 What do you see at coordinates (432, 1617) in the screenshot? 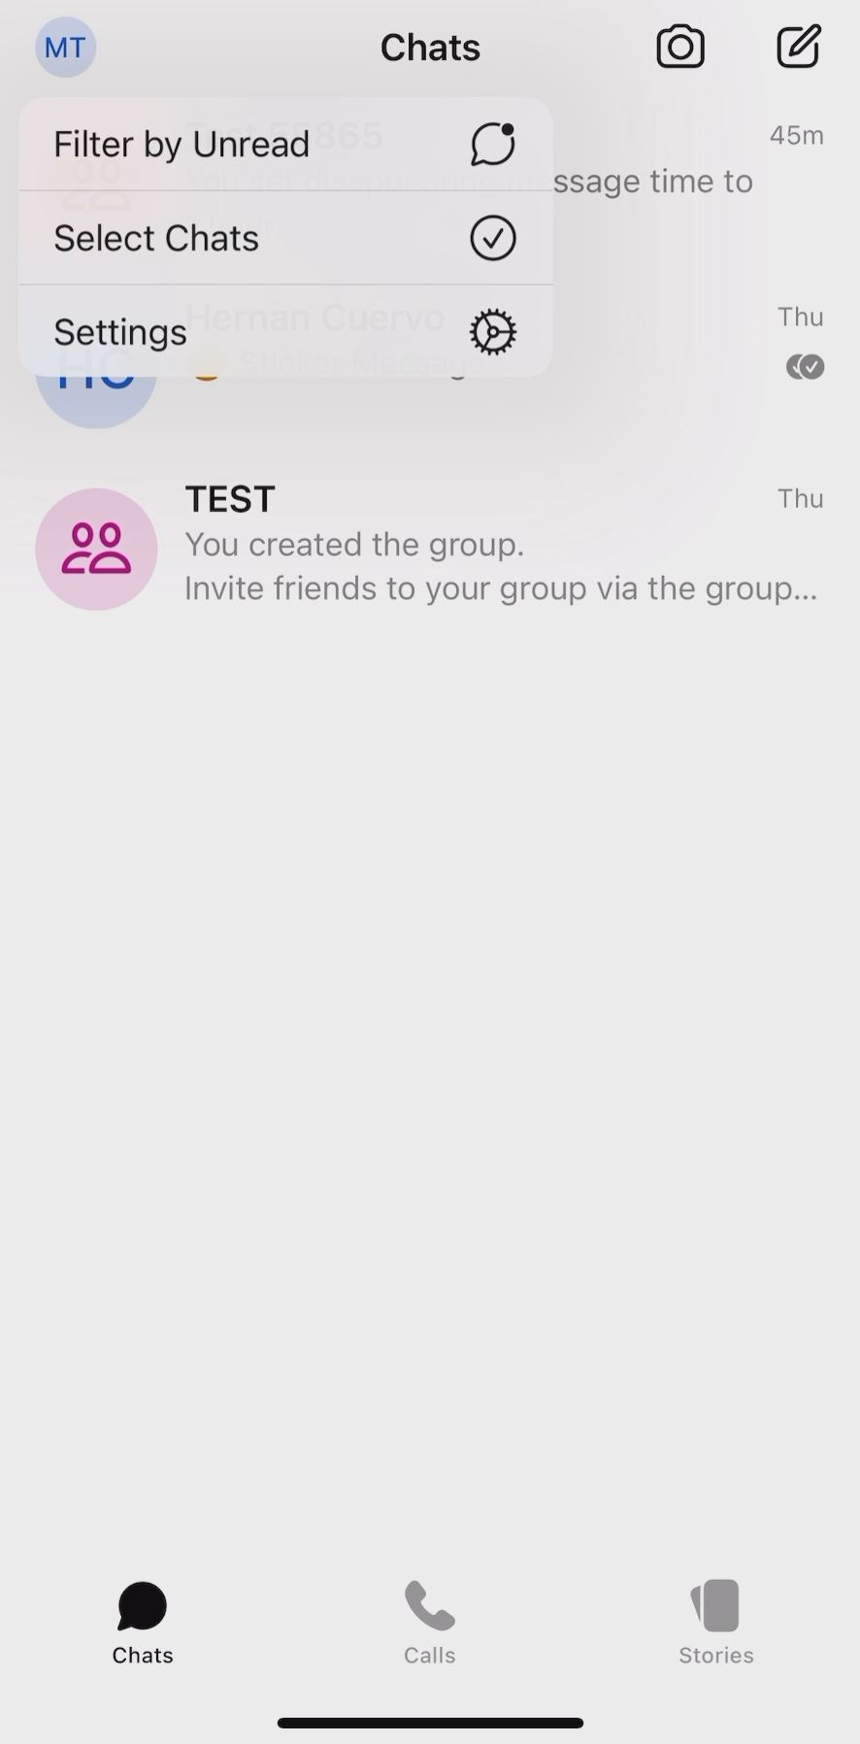
I see `calls` at bounding box center [432, 1617].